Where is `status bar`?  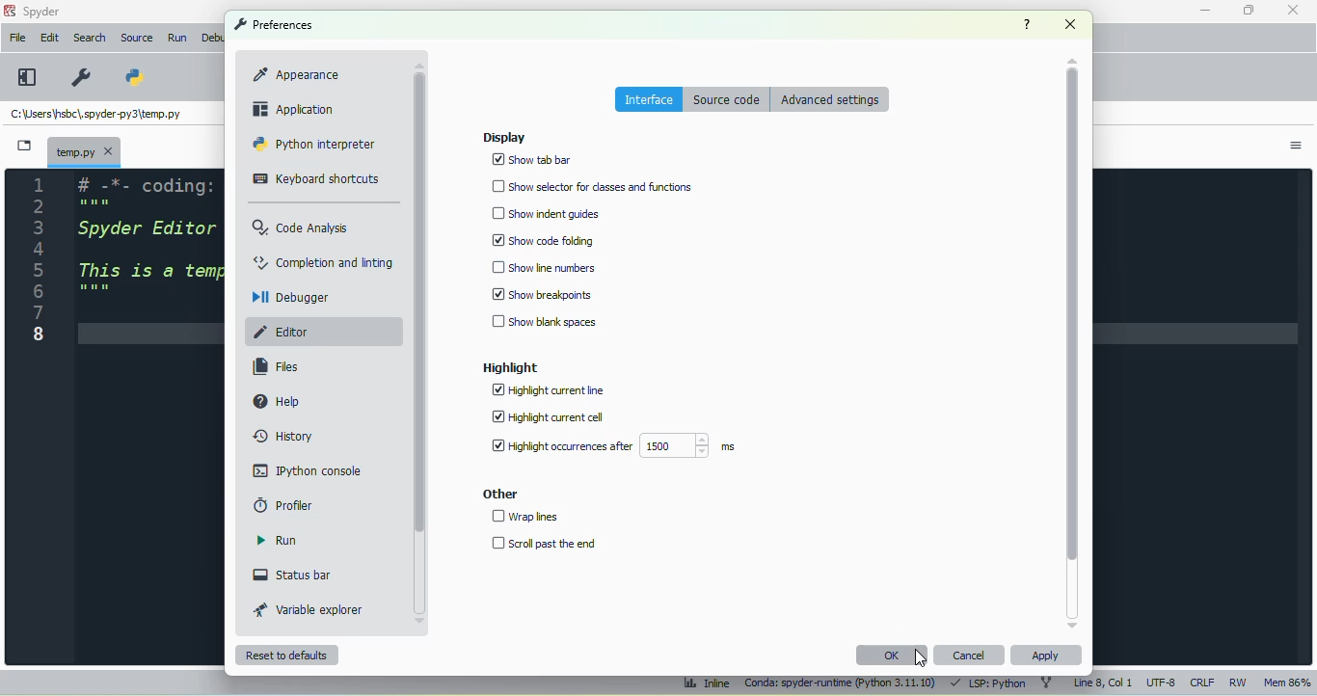
status bar is located at coordinates (294, 575).